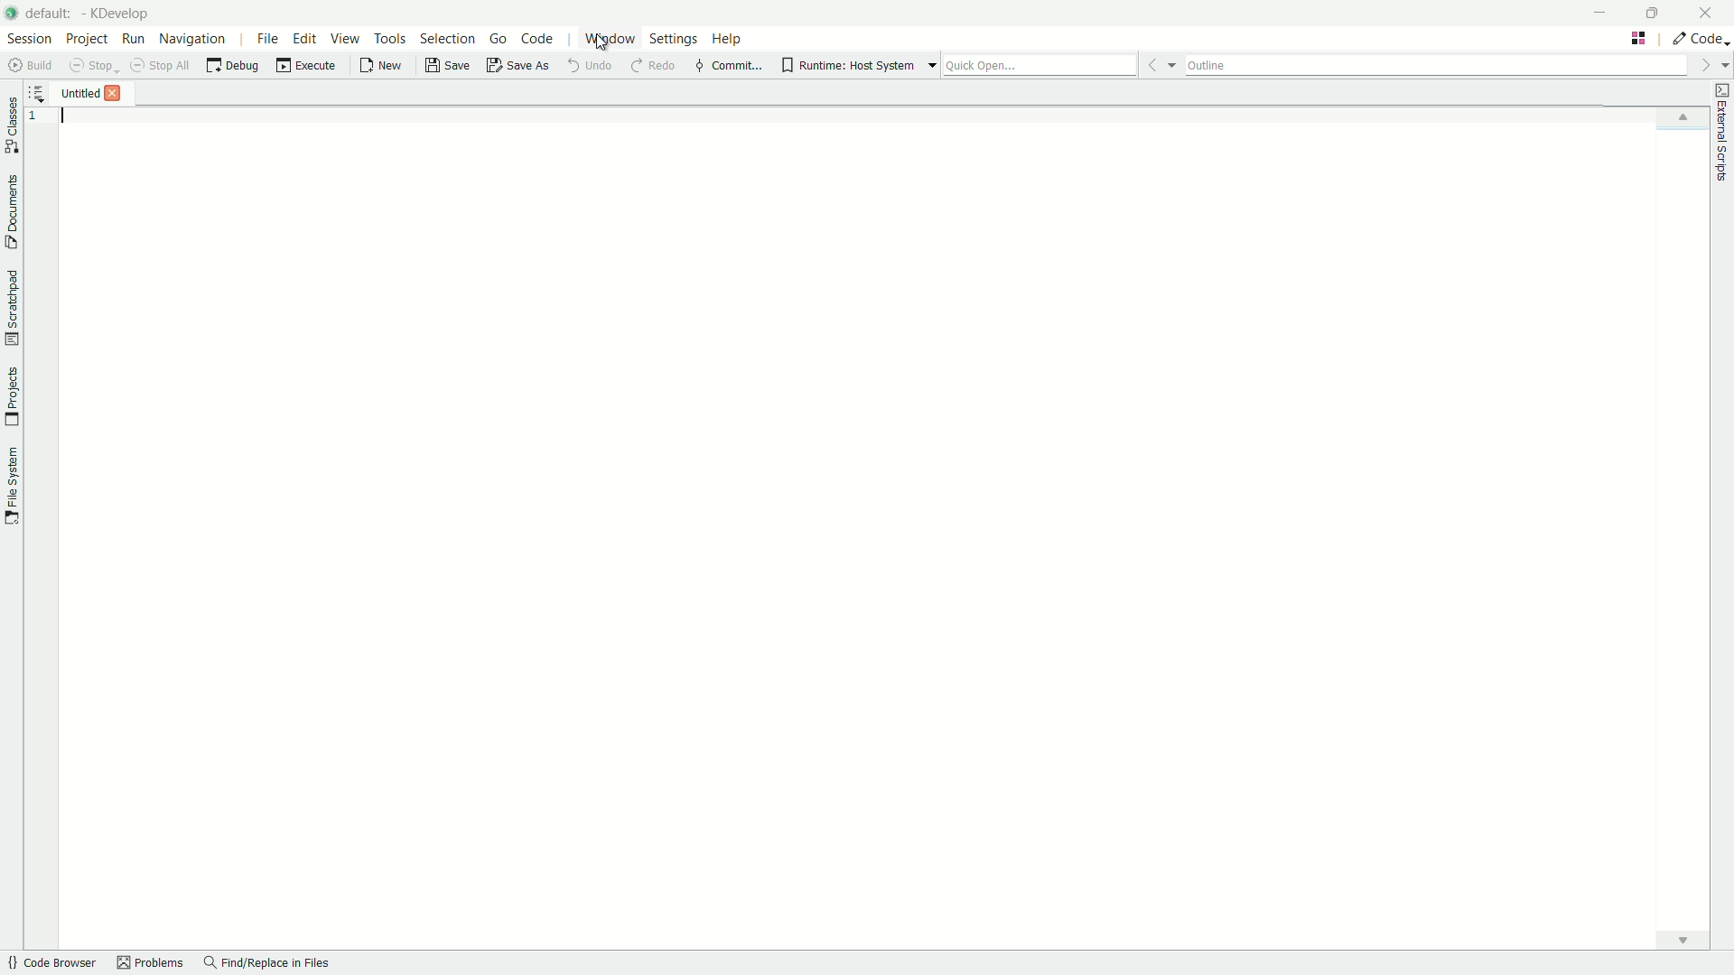  What do you see at coordinates (447, 39) in the screenshot?
I see `selection menu` at bounding box center [447, 39].